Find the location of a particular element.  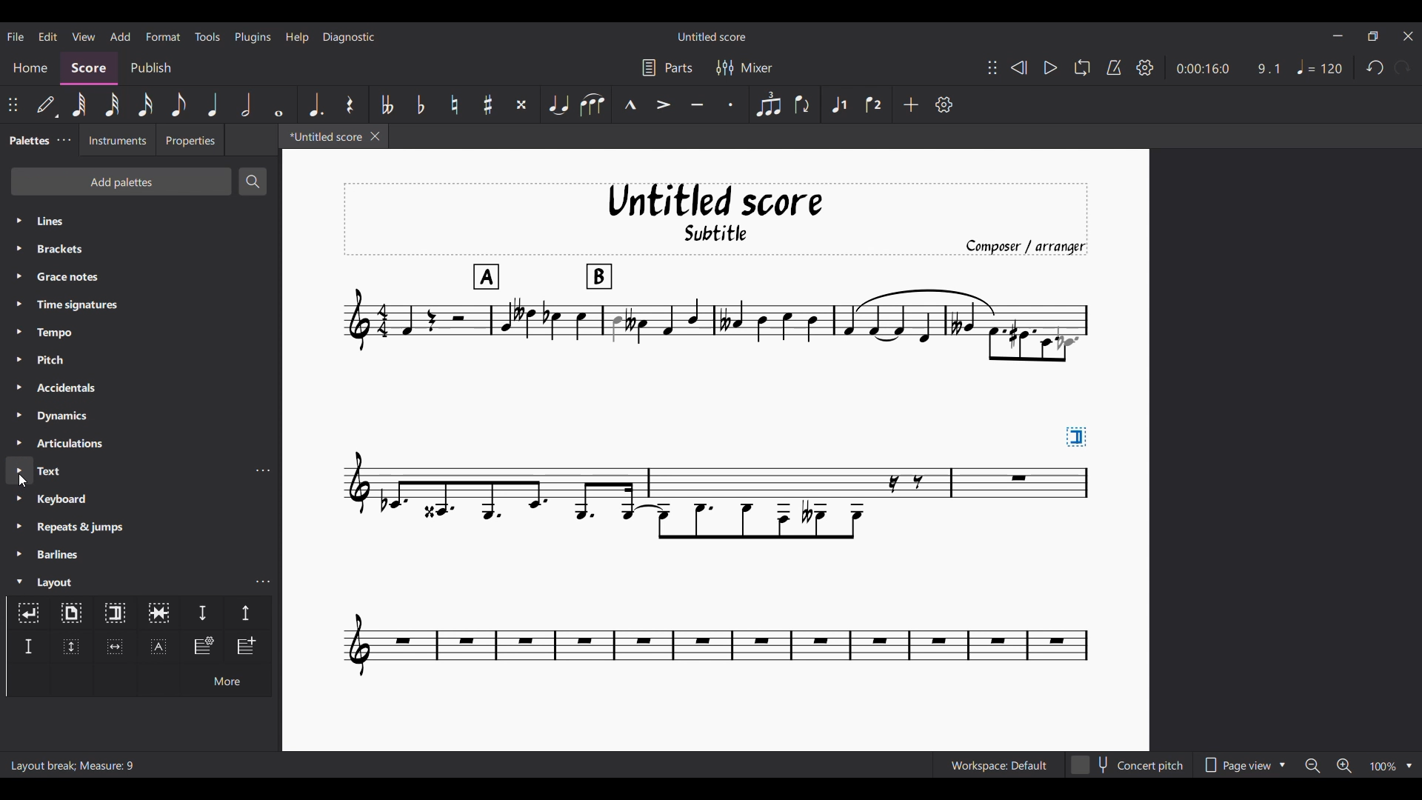

More options is located at coordinates (226, 679).